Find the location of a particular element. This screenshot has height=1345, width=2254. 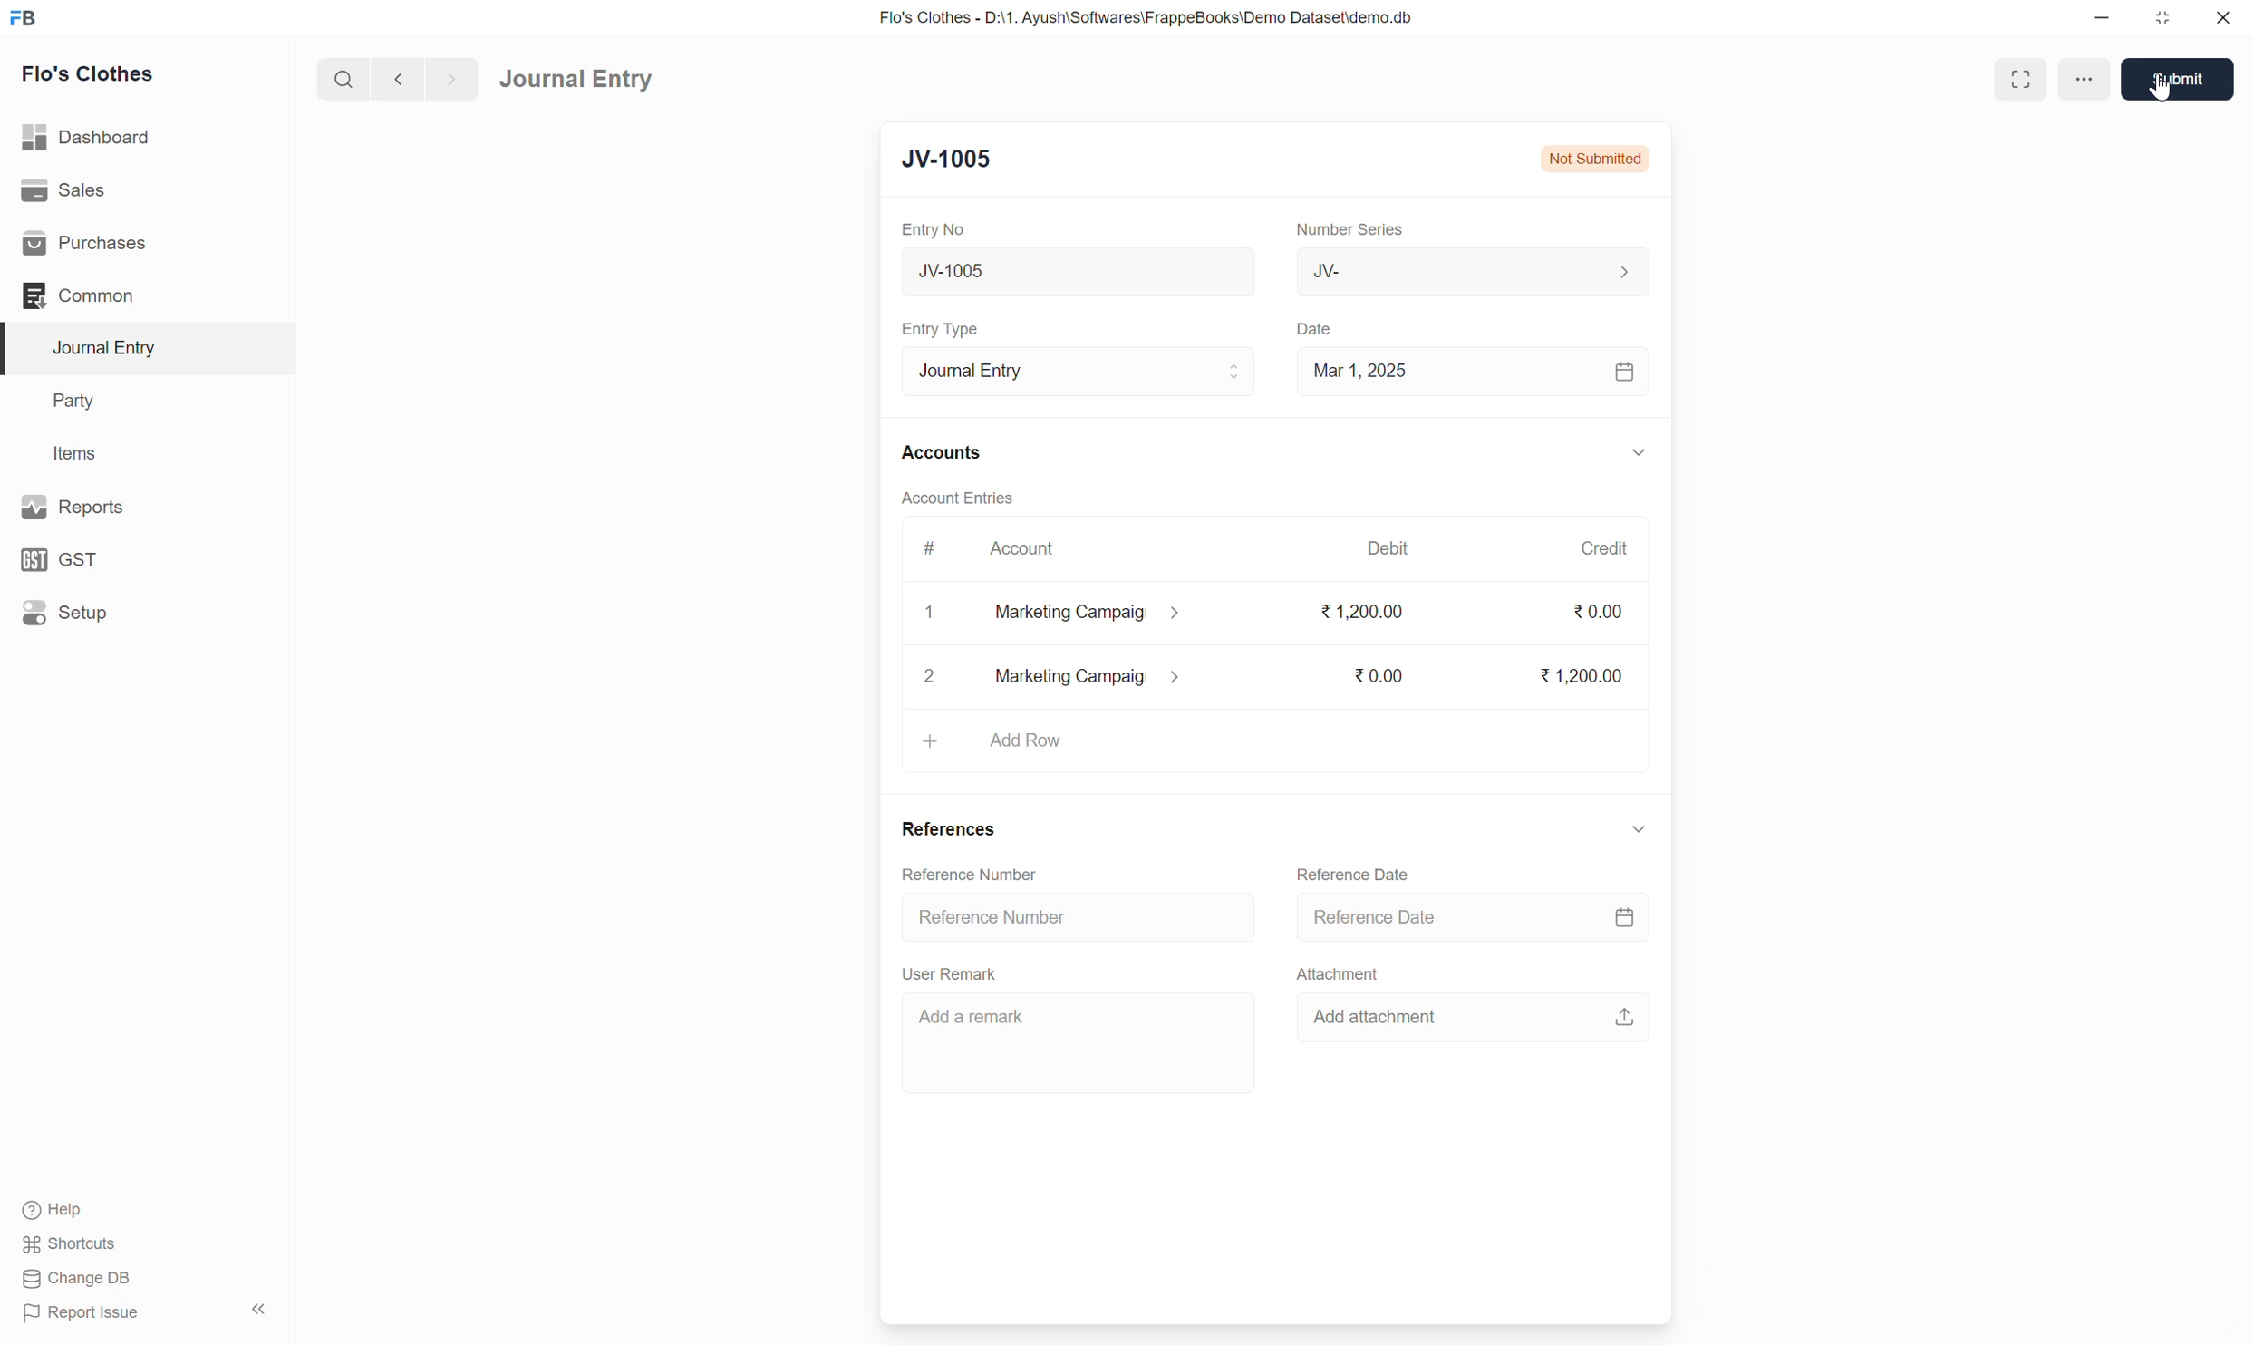

1 is located at coordinates (932, 613).